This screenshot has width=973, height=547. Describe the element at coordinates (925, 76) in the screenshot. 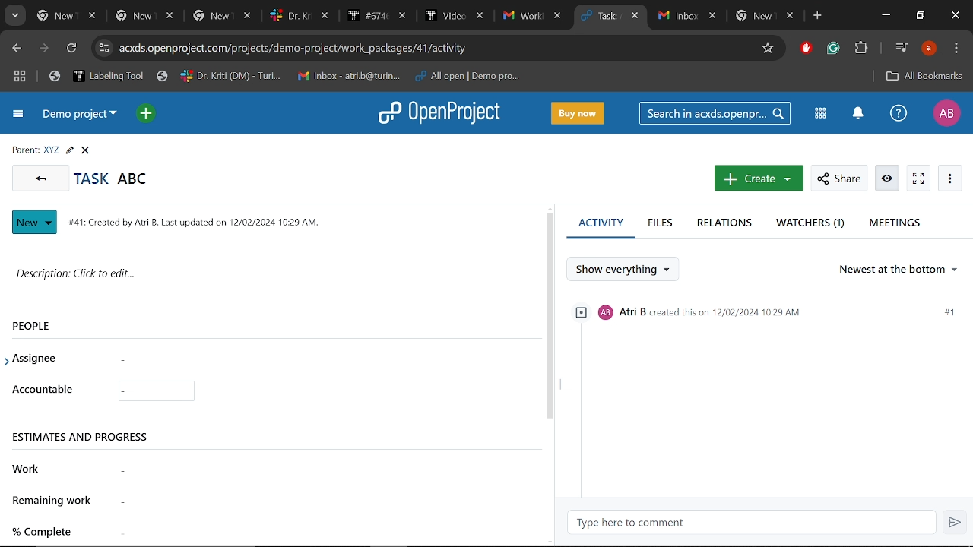

I see `All bookmarks` at that location.